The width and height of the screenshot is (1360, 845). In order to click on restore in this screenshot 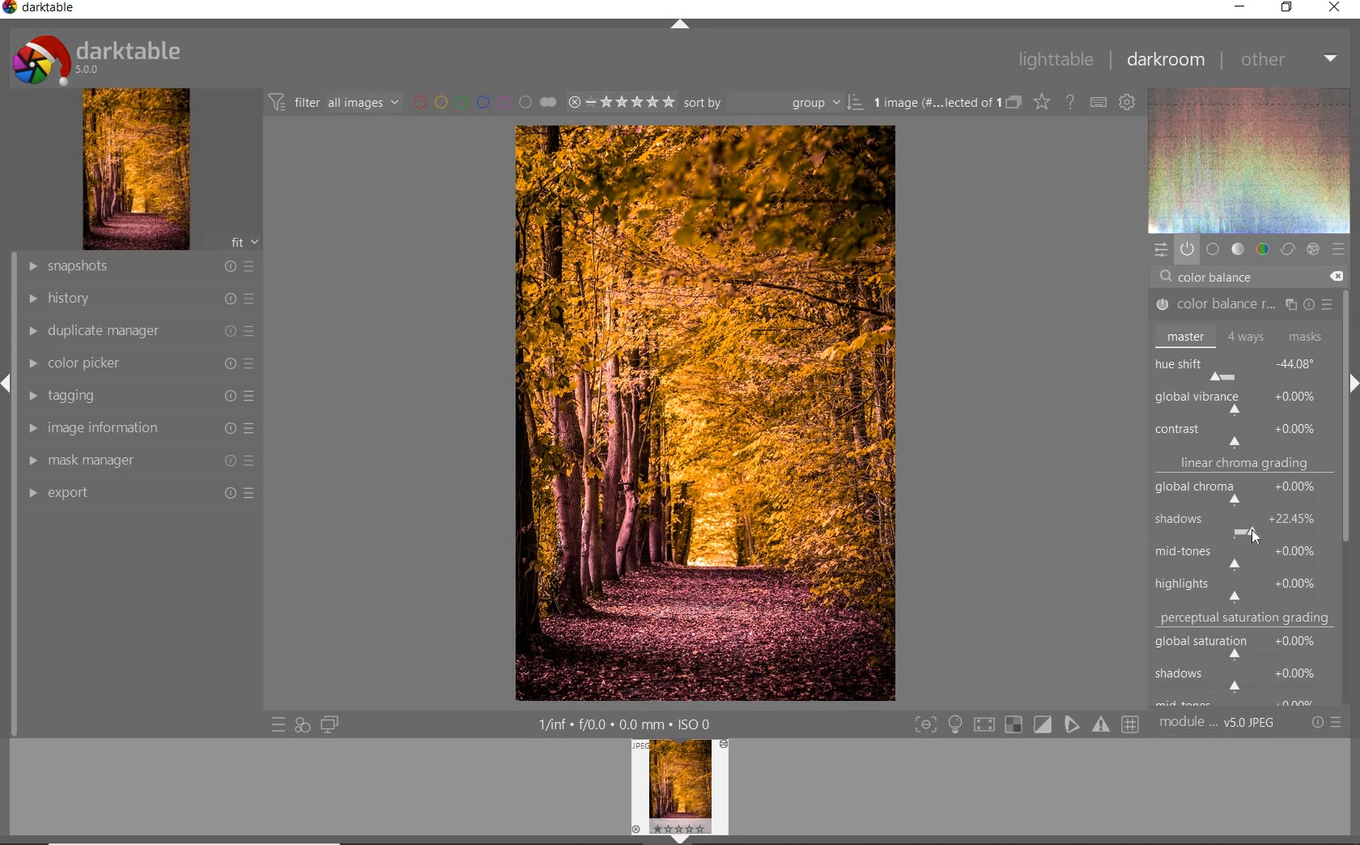, I will do `click(1286, 9)`.